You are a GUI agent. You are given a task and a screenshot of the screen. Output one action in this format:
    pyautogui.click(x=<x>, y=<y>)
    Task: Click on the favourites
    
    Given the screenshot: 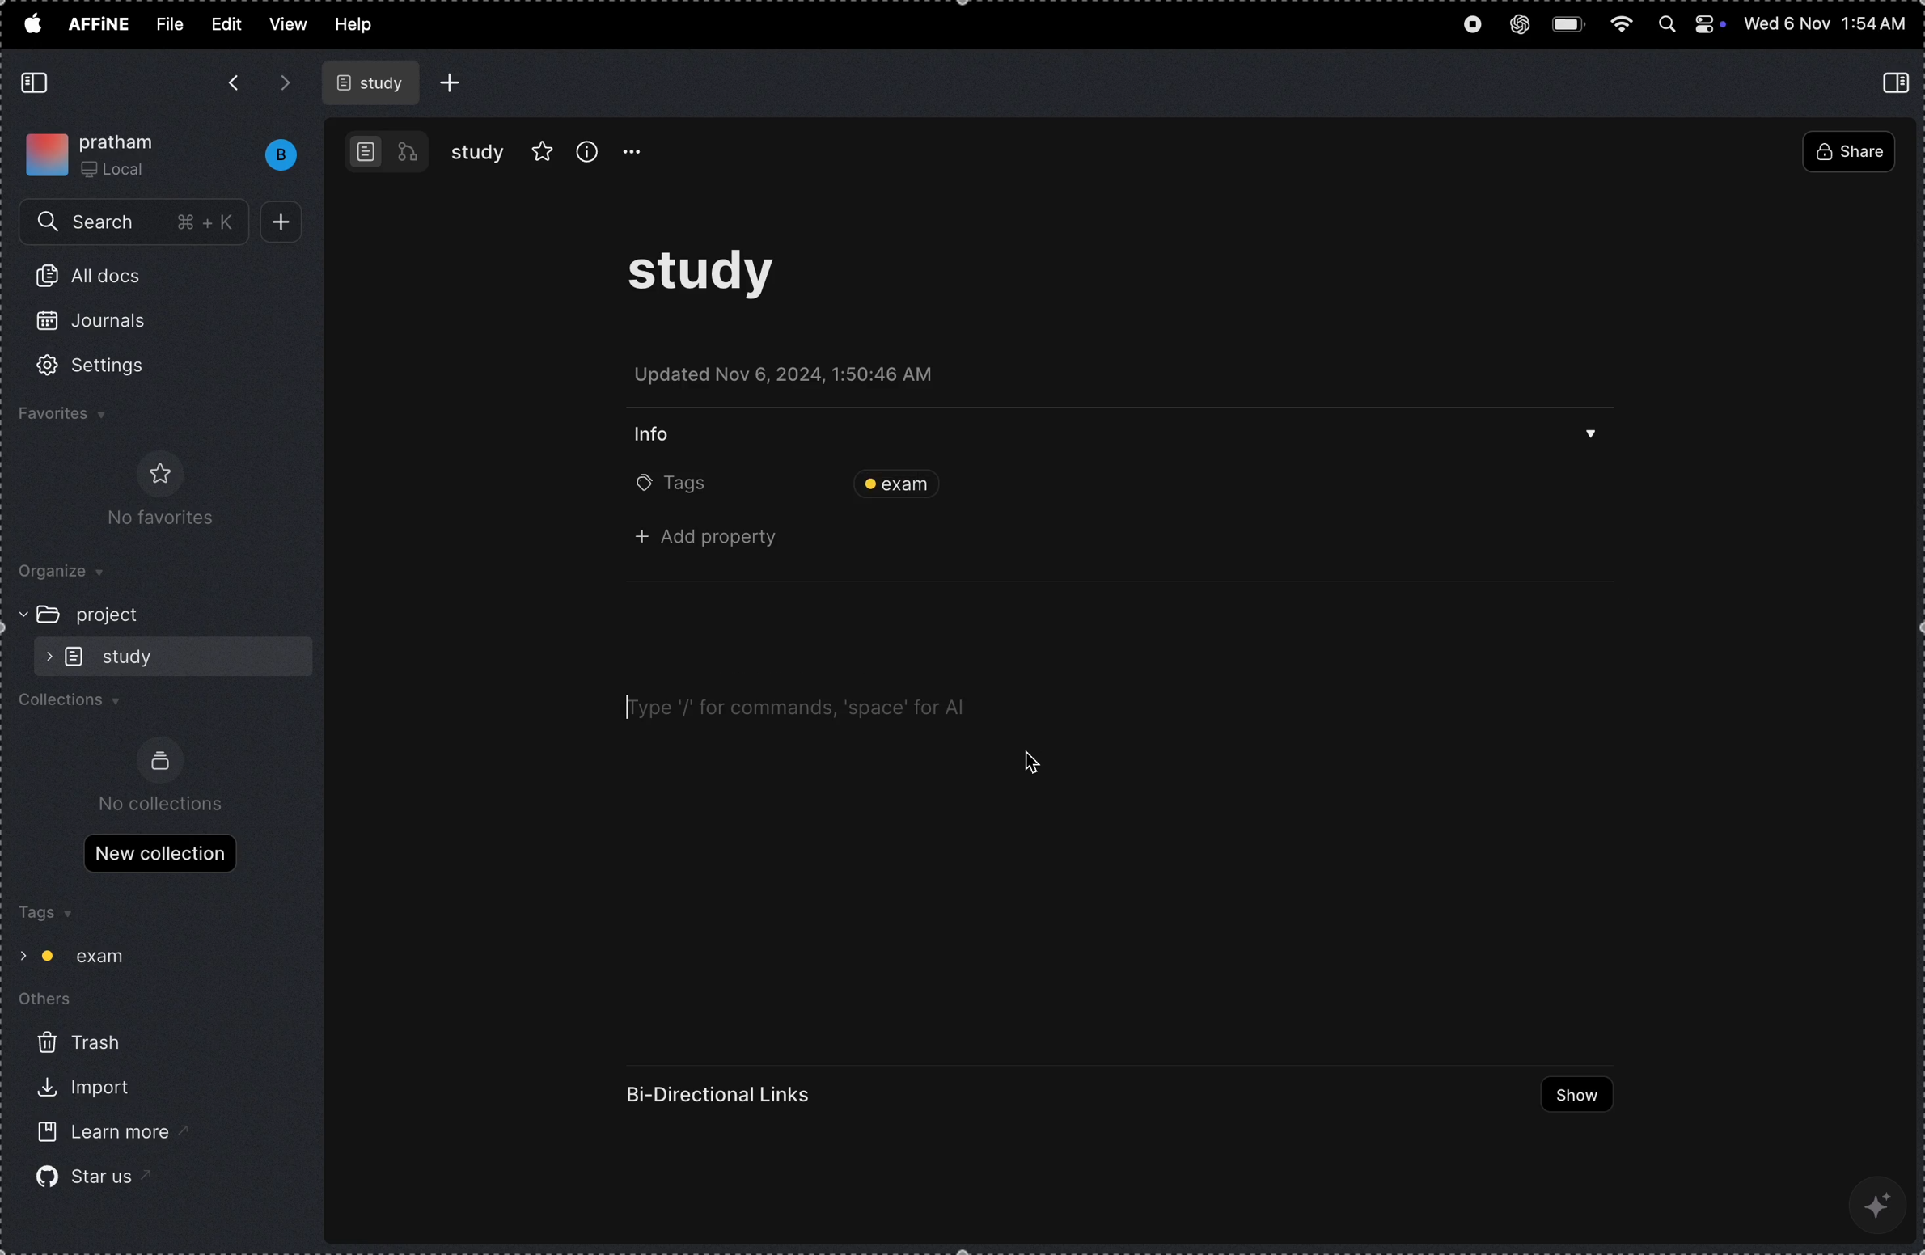 What is the action you would take?
    pyautogui.click(x=543, y=149)
    